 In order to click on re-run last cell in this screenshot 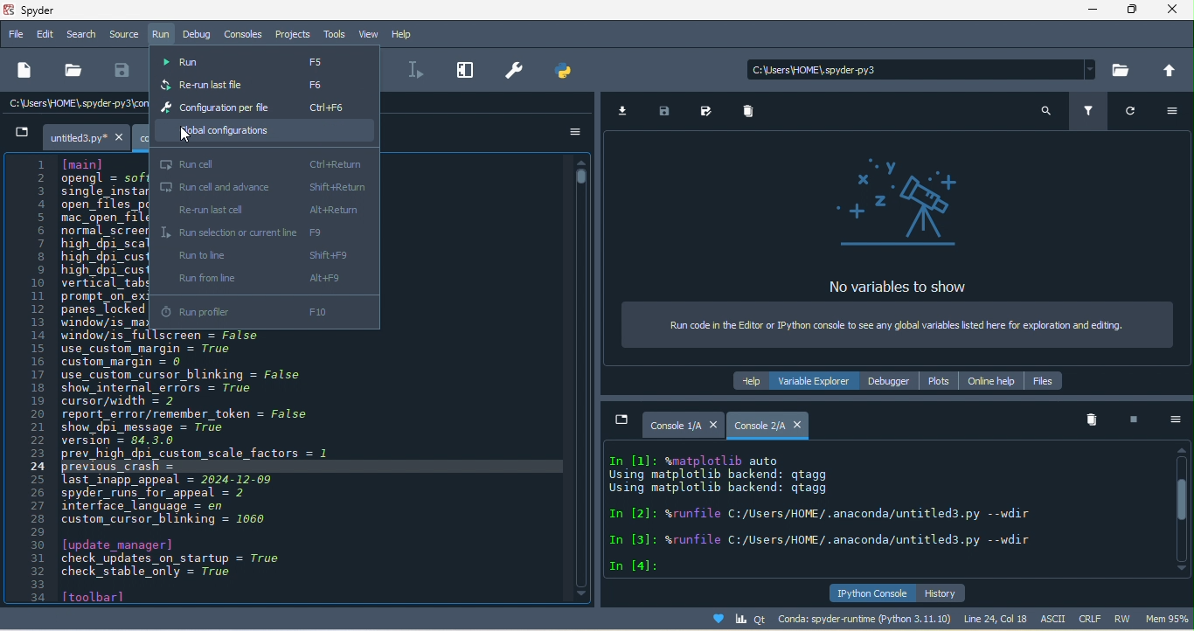, I will do `click(260, 209)`.